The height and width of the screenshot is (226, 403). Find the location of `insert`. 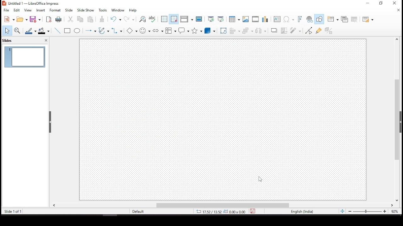

insert is located at coordinates (40, 10).